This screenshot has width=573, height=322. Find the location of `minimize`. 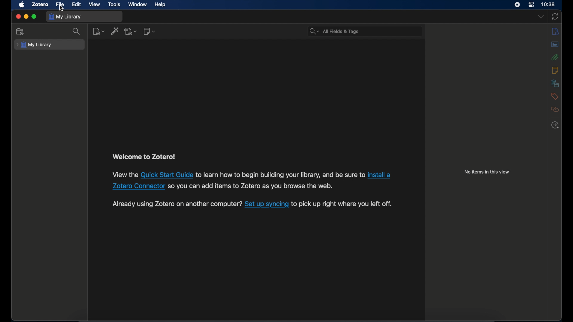

minimize is located at coordinates (26, 17).